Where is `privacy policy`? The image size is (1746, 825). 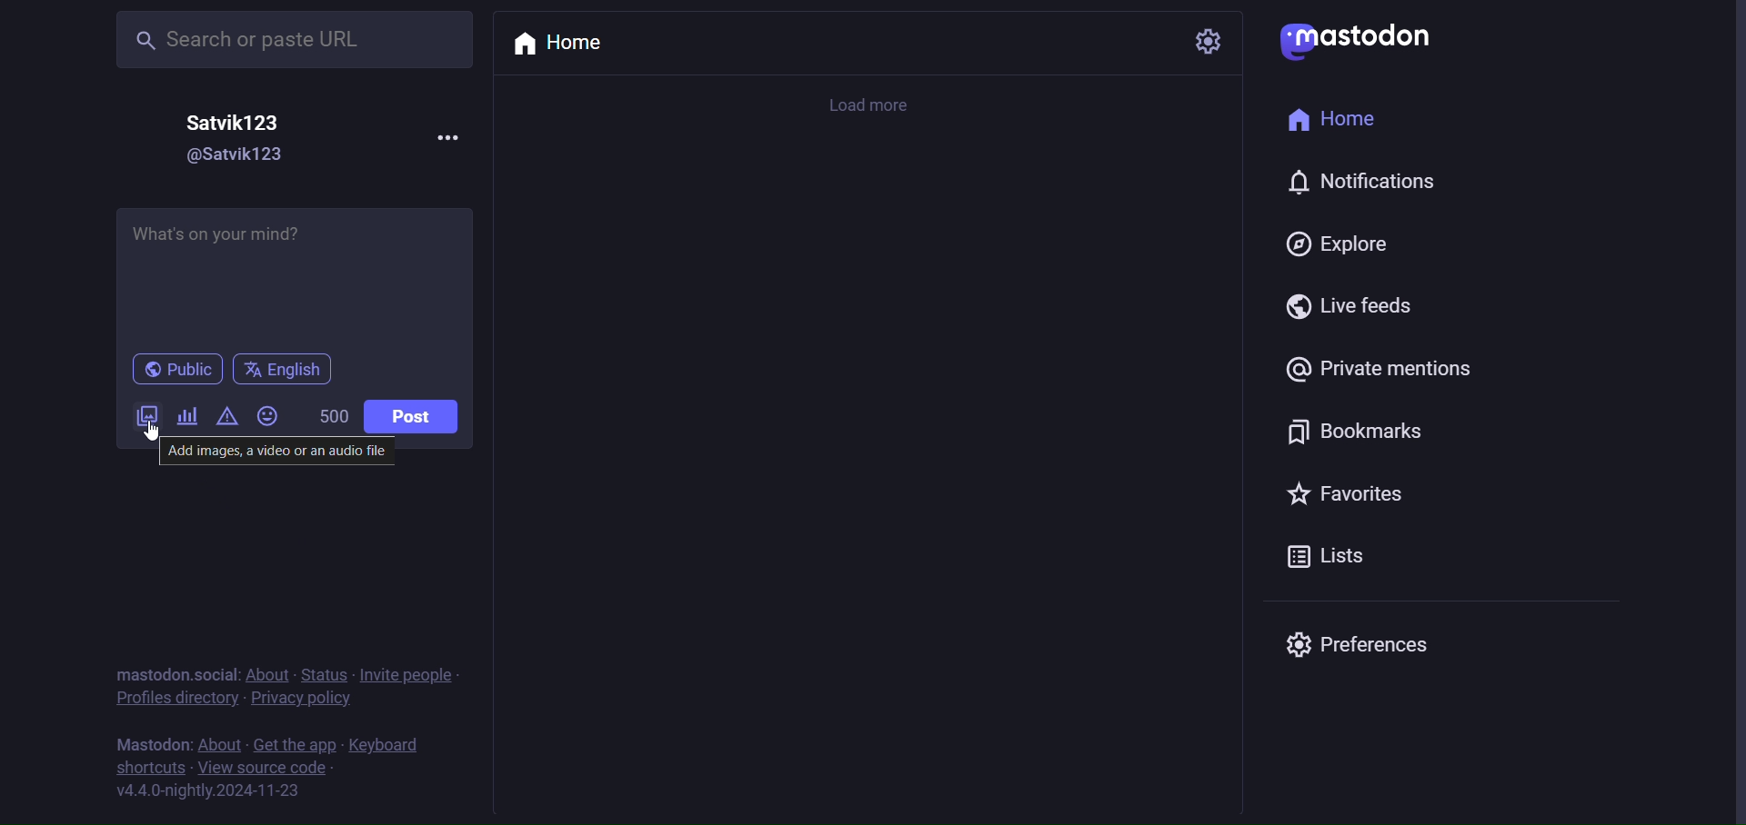
privacy policy is located at coordinates (299, 700).